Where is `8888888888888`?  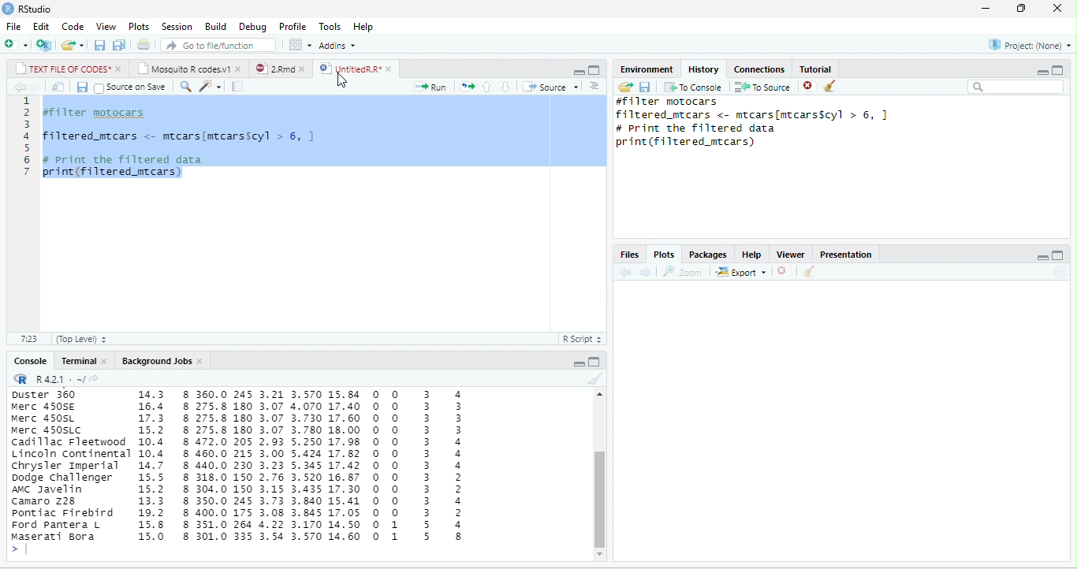
8888888888888 is located at coordinates (187, 466).